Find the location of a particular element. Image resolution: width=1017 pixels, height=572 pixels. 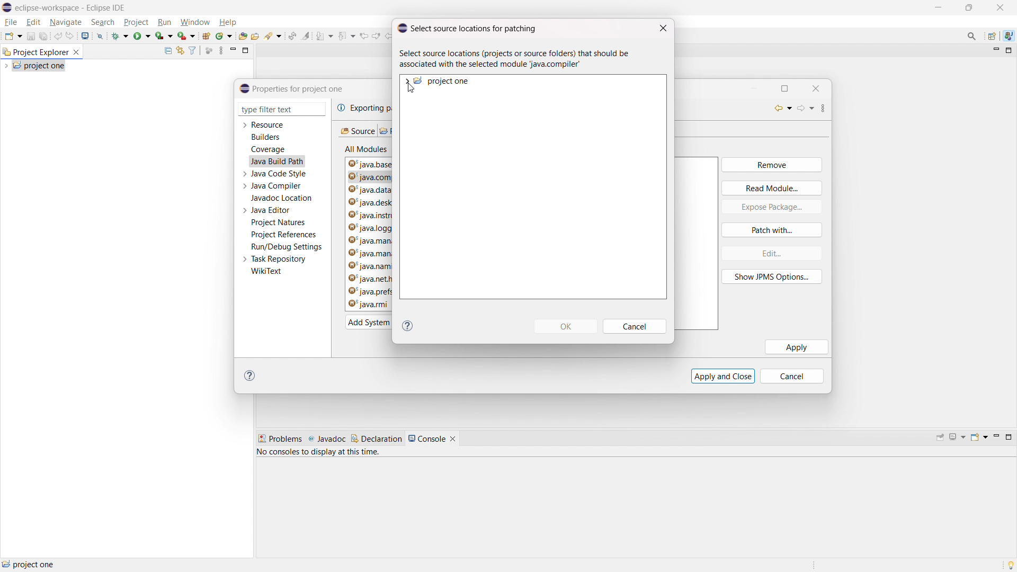

new java class is located at coordinates (224, 36).